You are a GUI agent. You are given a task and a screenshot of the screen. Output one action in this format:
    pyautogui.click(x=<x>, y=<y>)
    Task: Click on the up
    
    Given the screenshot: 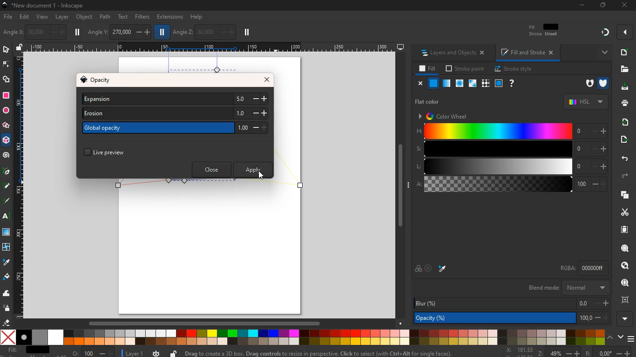 What is the action you would take?
    pyautogui.click(x=610, y=338)
    